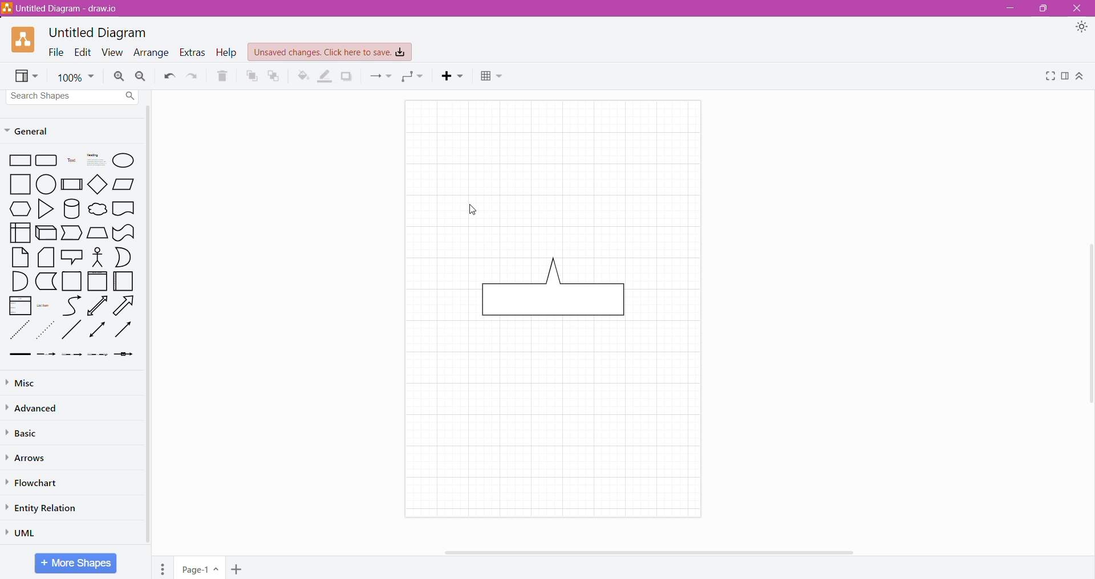 This screenshot has width=1095, height=579. What do you see at coordinates (152, 52) in the screenshot?
I see `Arrange` at bounding box center [152, 52].